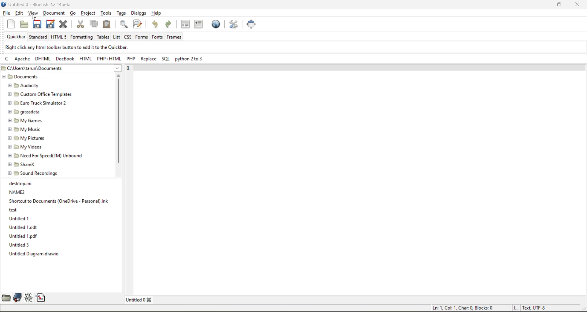 This screenshot has height=312, width=587. I want to click on close, so click(578, 5).